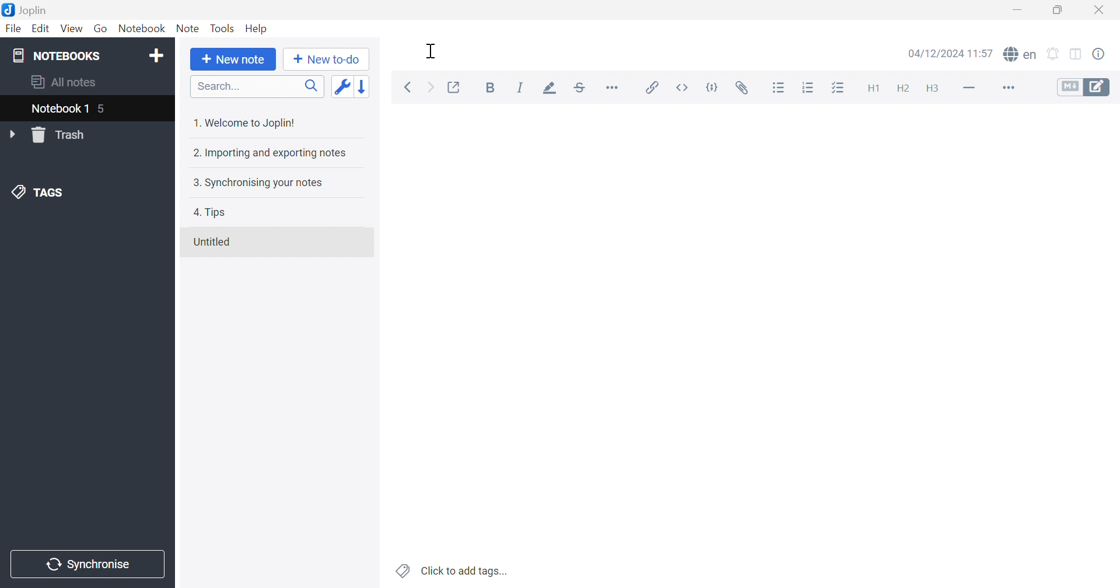 The width and height of the screenshot is (1120, 588). I want to click on Help, so click(257, 28).